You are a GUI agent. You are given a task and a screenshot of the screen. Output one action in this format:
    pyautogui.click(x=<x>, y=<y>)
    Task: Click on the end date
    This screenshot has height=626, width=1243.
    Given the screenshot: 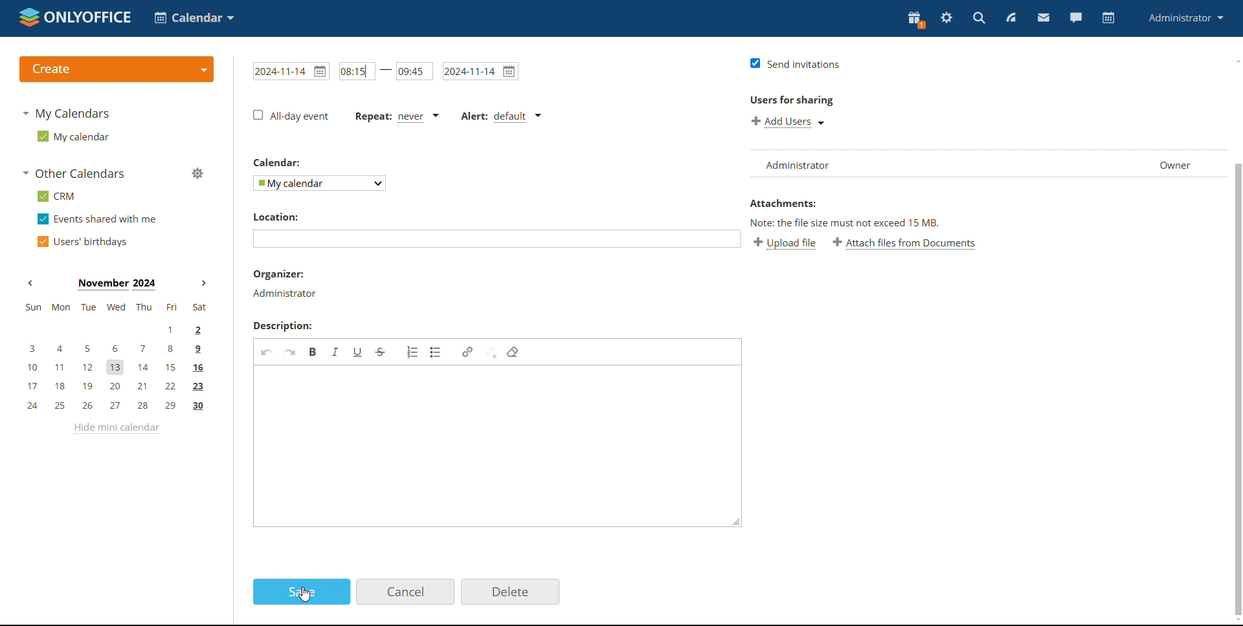 What is the action you would take?
    pyautogui.click(x=480, y=70)
    